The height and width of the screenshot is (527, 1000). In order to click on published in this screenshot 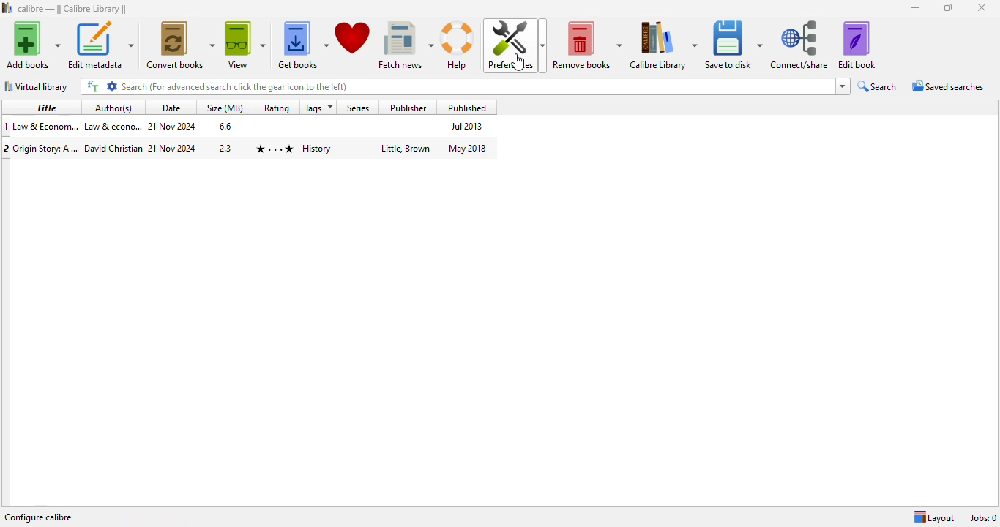, I will do `click(466, 107)`.